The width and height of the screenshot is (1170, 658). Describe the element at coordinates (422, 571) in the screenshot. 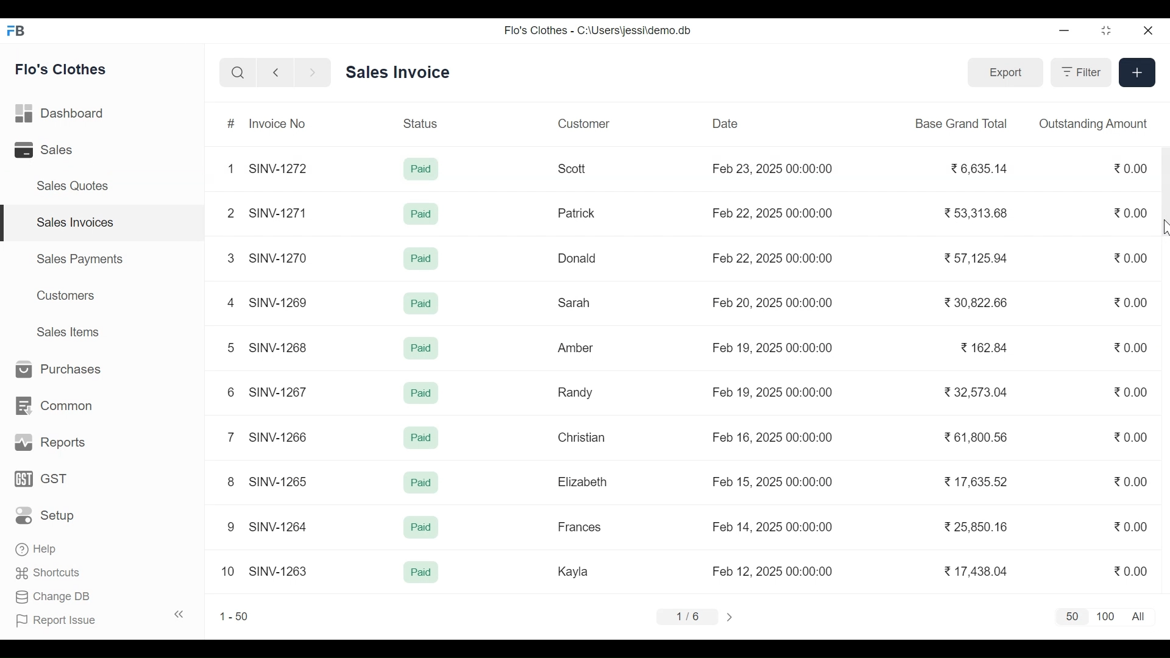

I see `Paid` at that location.